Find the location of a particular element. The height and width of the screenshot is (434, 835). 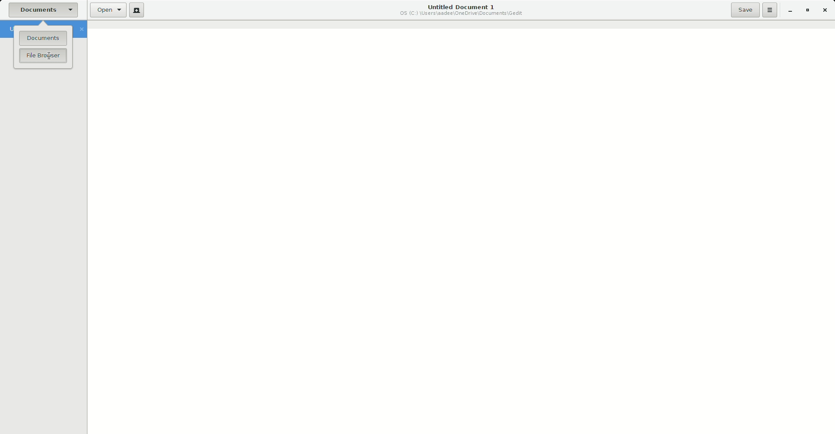

New File is located at coordinates (137, 10).